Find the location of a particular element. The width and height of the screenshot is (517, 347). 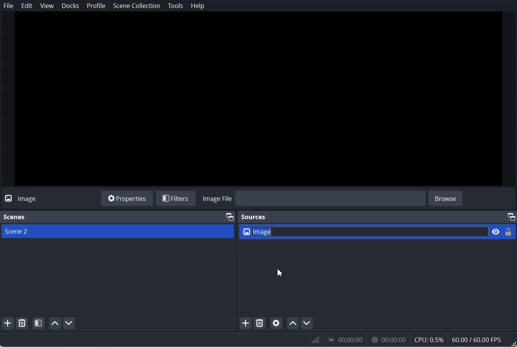

Open source Properties is located at coordinates (276, 323).